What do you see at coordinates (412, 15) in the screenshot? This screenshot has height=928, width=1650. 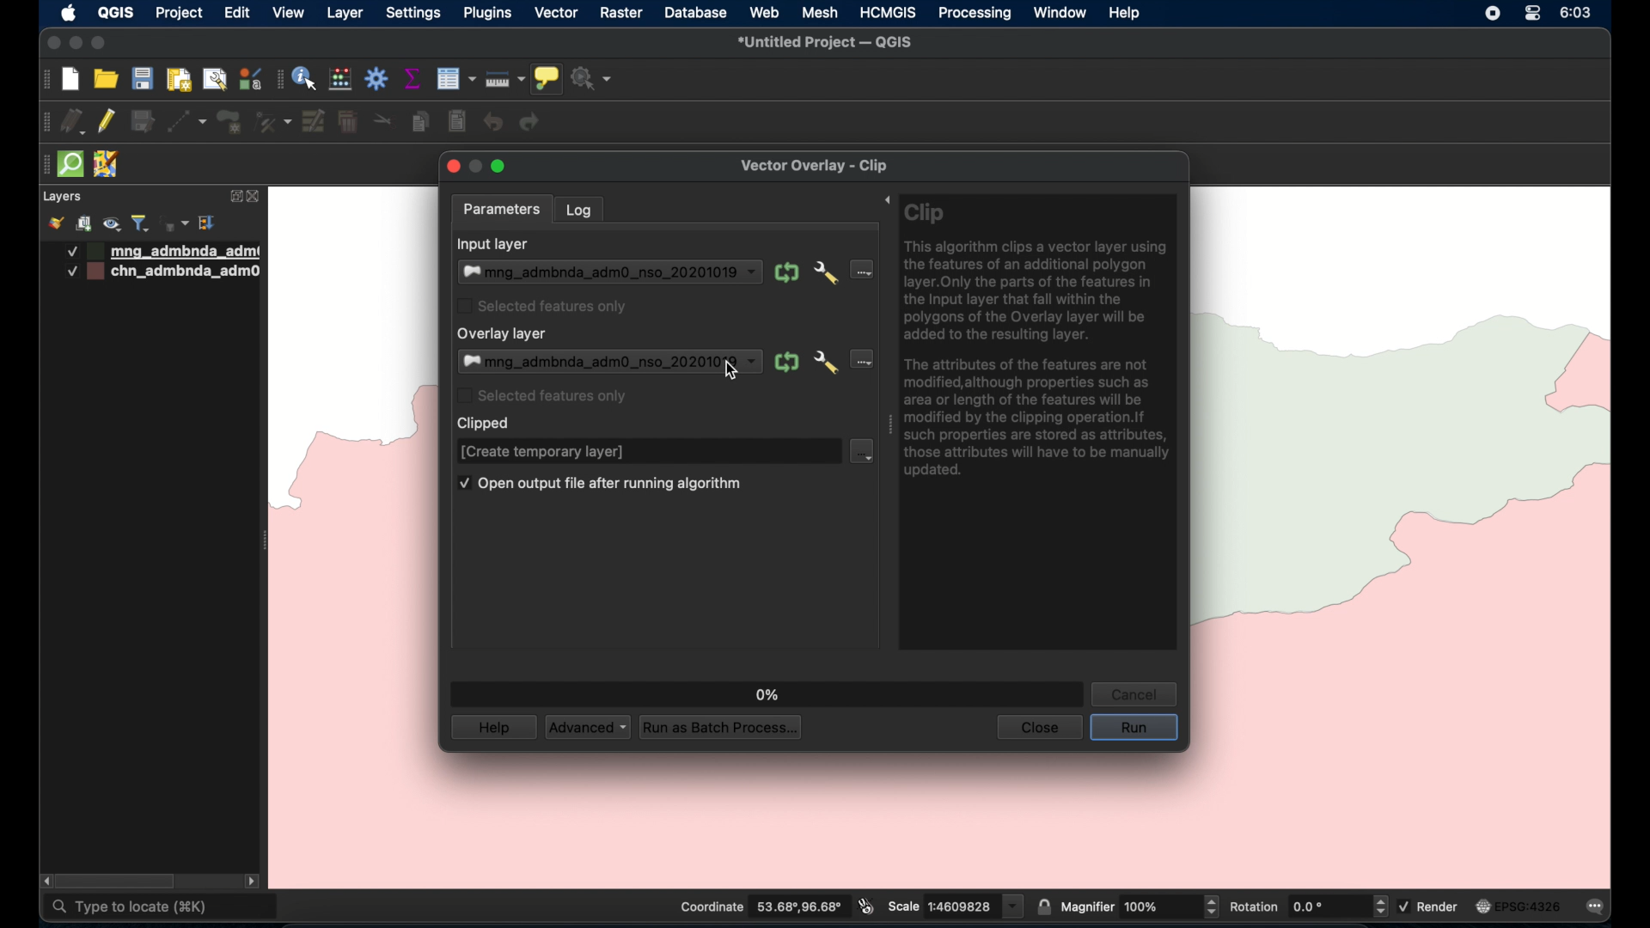 I see `settings` at bounding box center [412, 15].